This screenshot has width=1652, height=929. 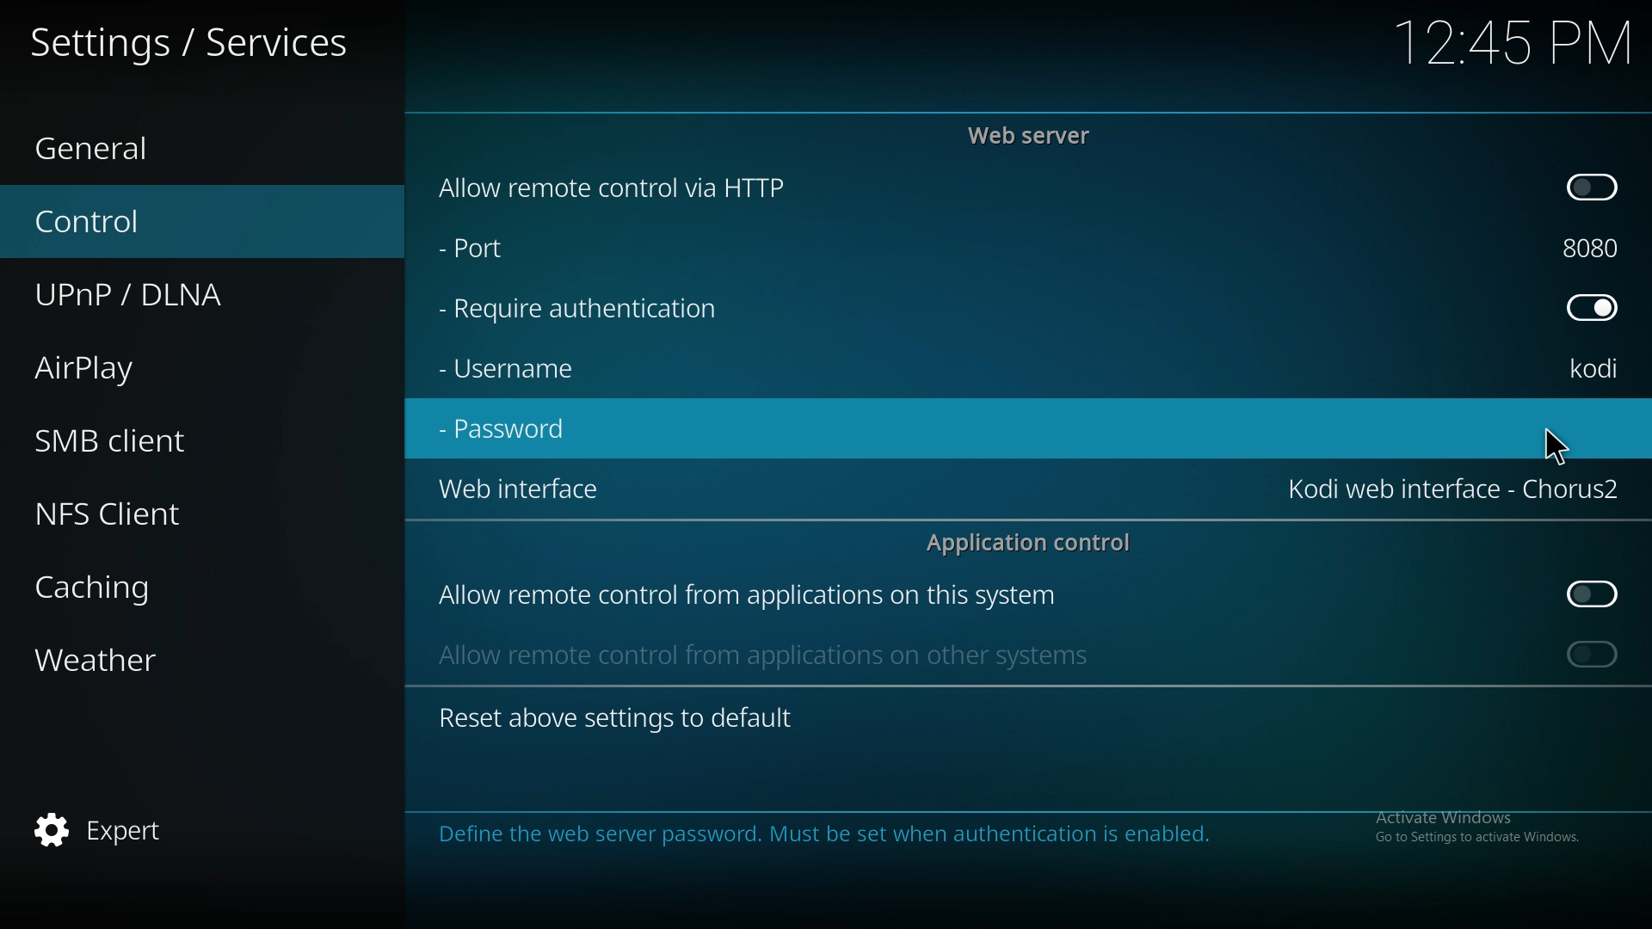 What do you see at coordinates (615, 717) in the screenshot?
I see `reset above settings to default` at bounding box center [615, 717].